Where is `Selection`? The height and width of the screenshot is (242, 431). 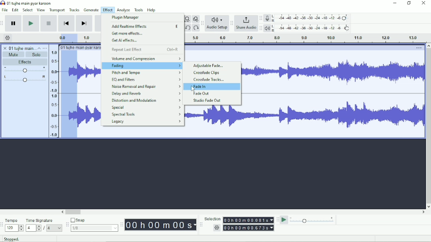 Selection is located at coordinates (212, 219).